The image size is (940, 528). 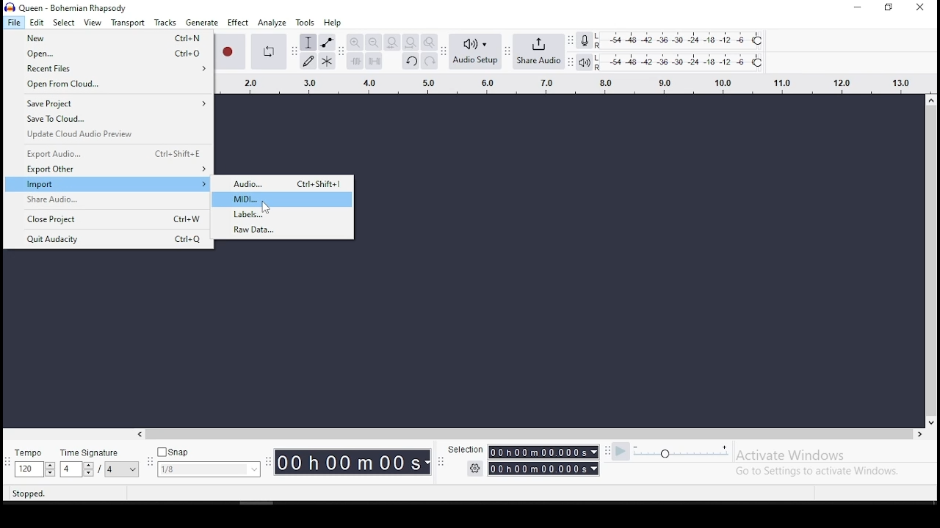 I want to click on share audio, so click(x=108, y=200).